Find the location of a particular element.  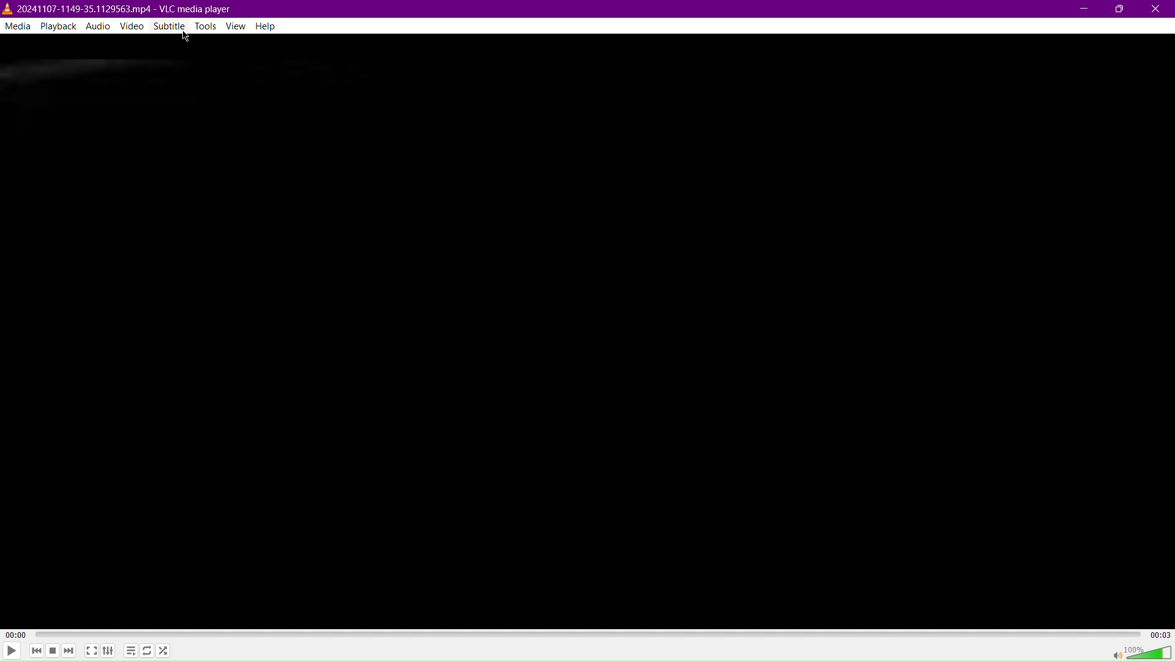

TImeline is located at coordinates (589, 633).